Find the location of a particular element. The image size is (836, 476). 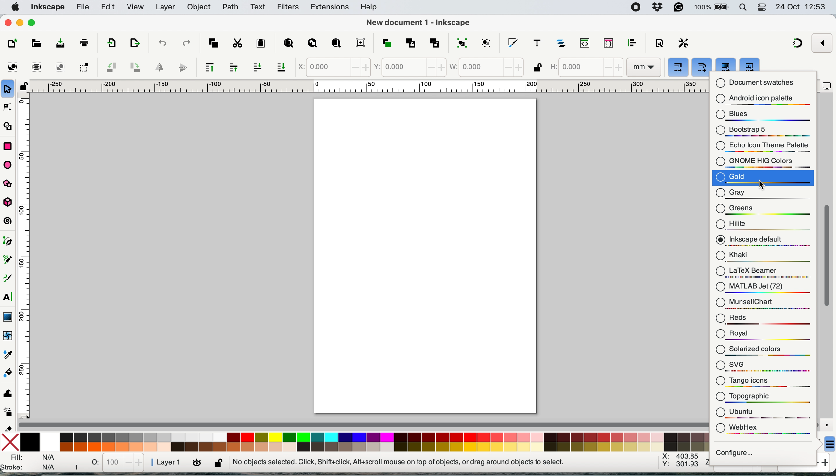

object is located at coordinates (201, 7).